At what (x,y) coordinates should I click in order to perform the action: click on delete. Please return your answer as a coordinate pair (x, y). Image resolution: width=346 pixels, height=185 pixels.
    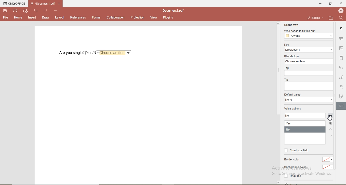
    Looking at the image, I should click on (331, 123).